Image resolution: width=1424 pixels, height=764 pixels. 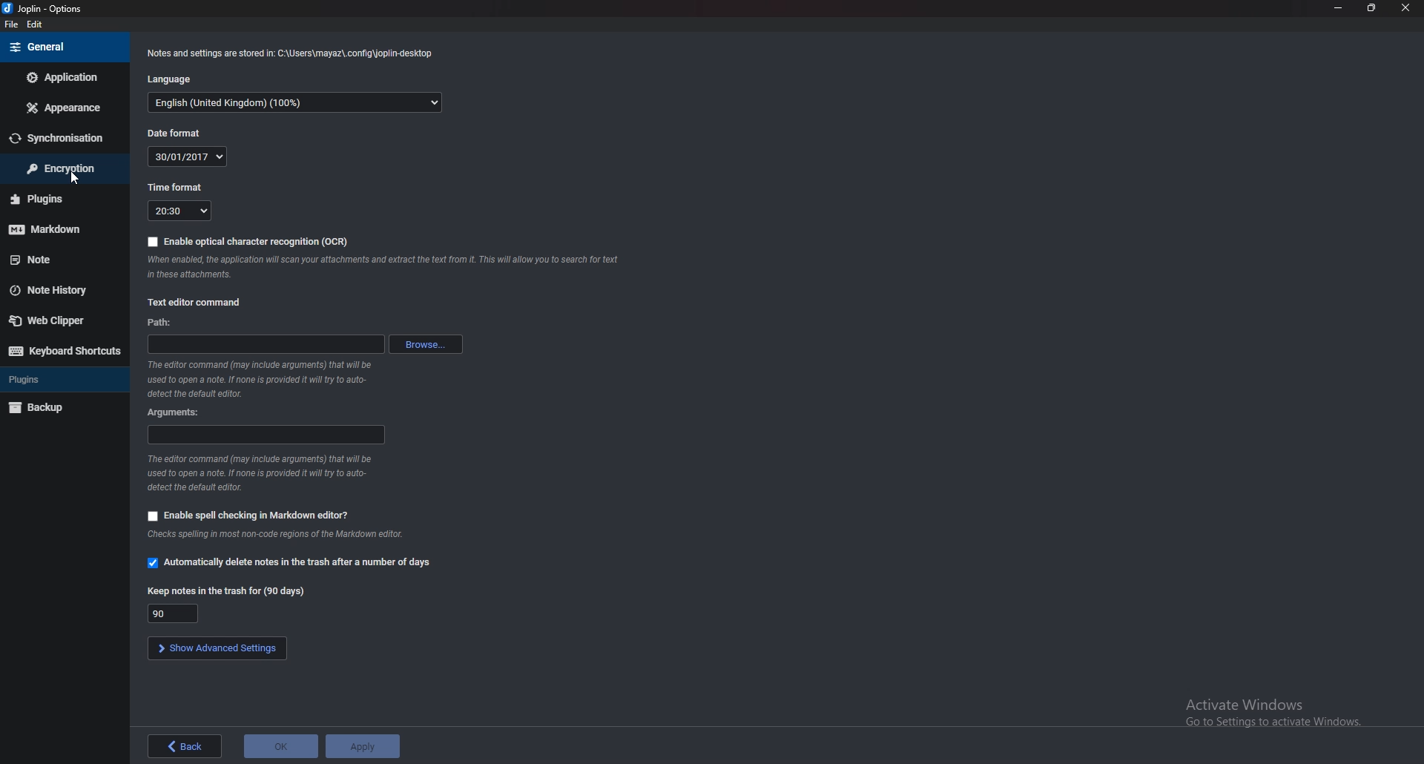 I want to click on arguments, so click(x=172, y=412).